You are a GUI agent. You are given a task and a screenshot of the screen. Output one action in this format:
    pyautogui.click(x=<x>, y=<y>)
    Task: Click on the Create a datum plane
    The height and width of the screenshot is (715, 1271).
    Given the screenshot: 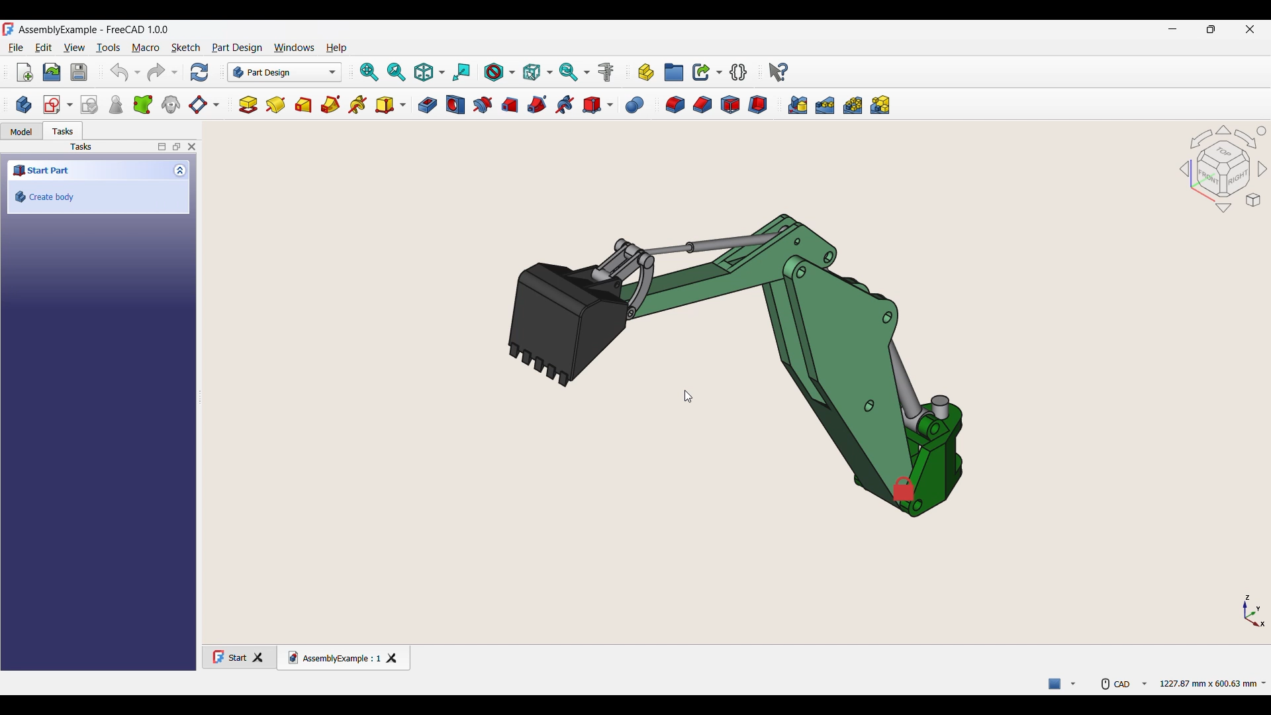 What is the action you would take?
    pyautogui.click(x=205, y=105)
    